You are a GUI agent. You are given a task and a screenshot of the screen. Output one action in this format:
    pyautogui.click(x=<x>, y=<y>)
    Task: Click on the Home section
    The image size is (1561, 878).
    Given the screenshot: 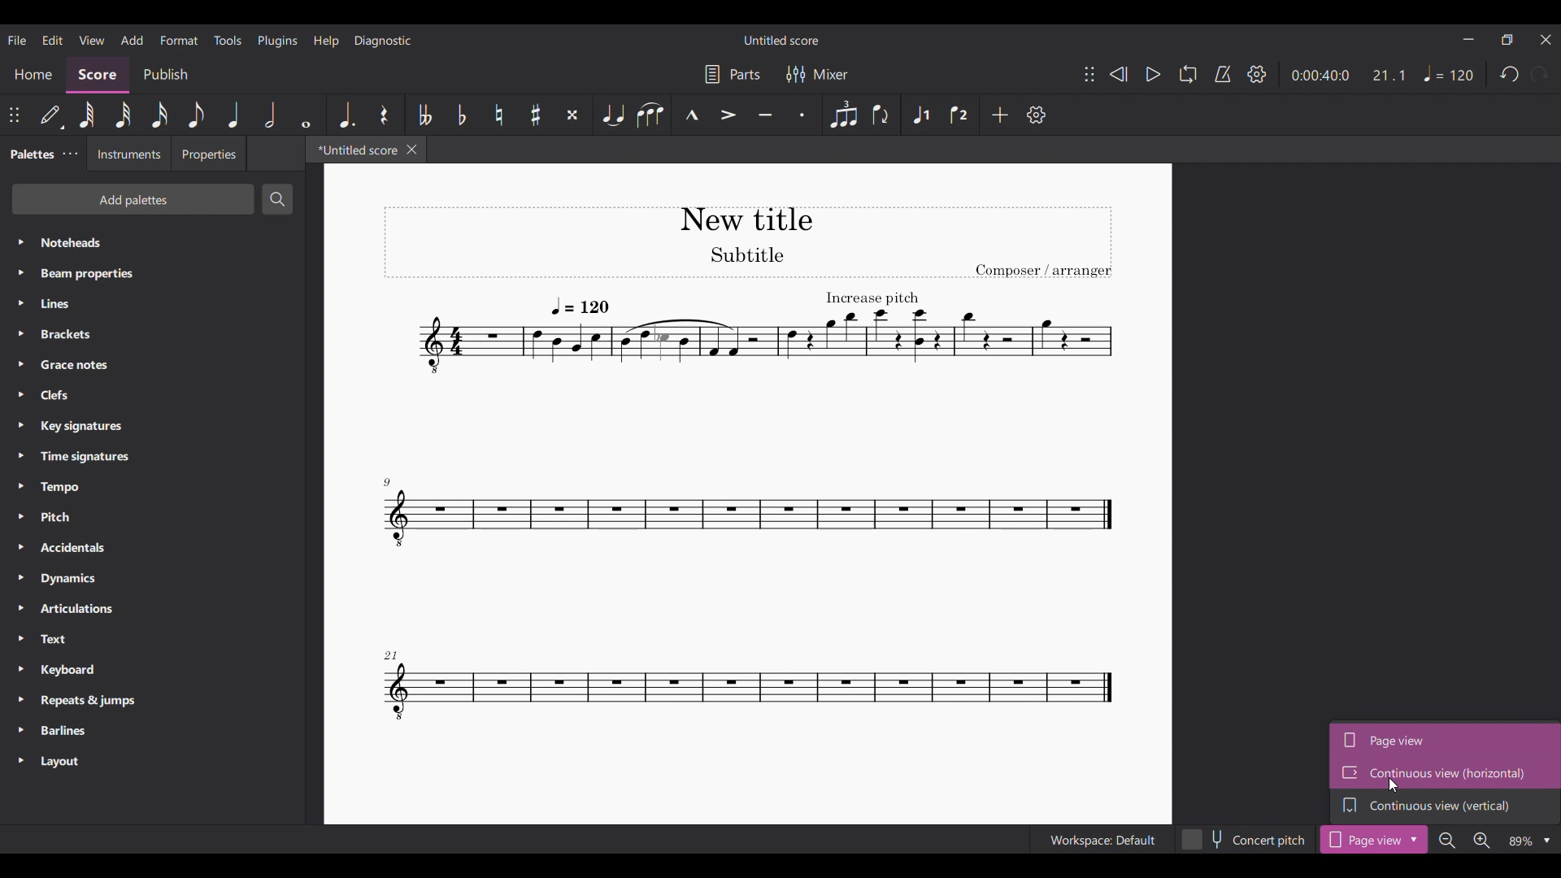 What is the action you would take?
    pyautogui.click(x=33, y=75)
    